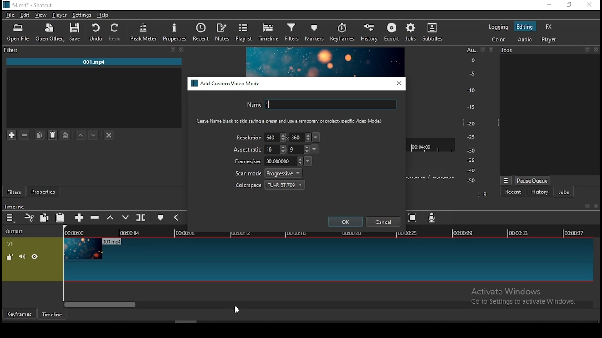 Image resolution: width=602 pixels, height=338 pixels. Describe the element at coordinates (576, 233) in the screenshot. I see `00:00:37` at that location.